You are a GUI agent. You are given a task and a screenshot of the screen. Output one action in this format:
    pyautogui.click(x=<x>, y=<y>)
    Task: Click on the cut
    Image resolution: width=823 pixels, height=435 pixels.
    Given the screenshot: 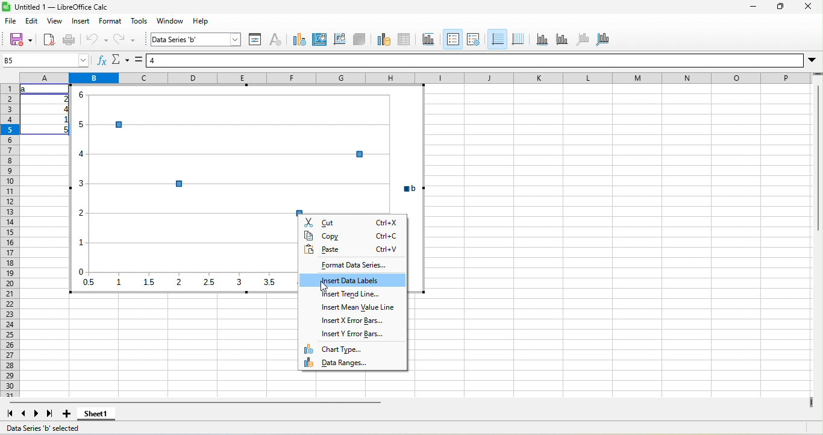 What is the action you would take?
    pyautogui.click(x=352, y=222)
    